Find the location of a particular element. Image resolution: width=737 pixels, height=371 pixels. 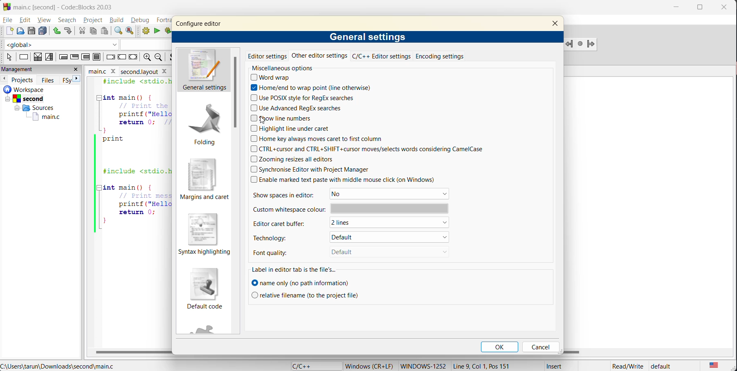

vertical scroll bar is located at coordinates (236, 92).